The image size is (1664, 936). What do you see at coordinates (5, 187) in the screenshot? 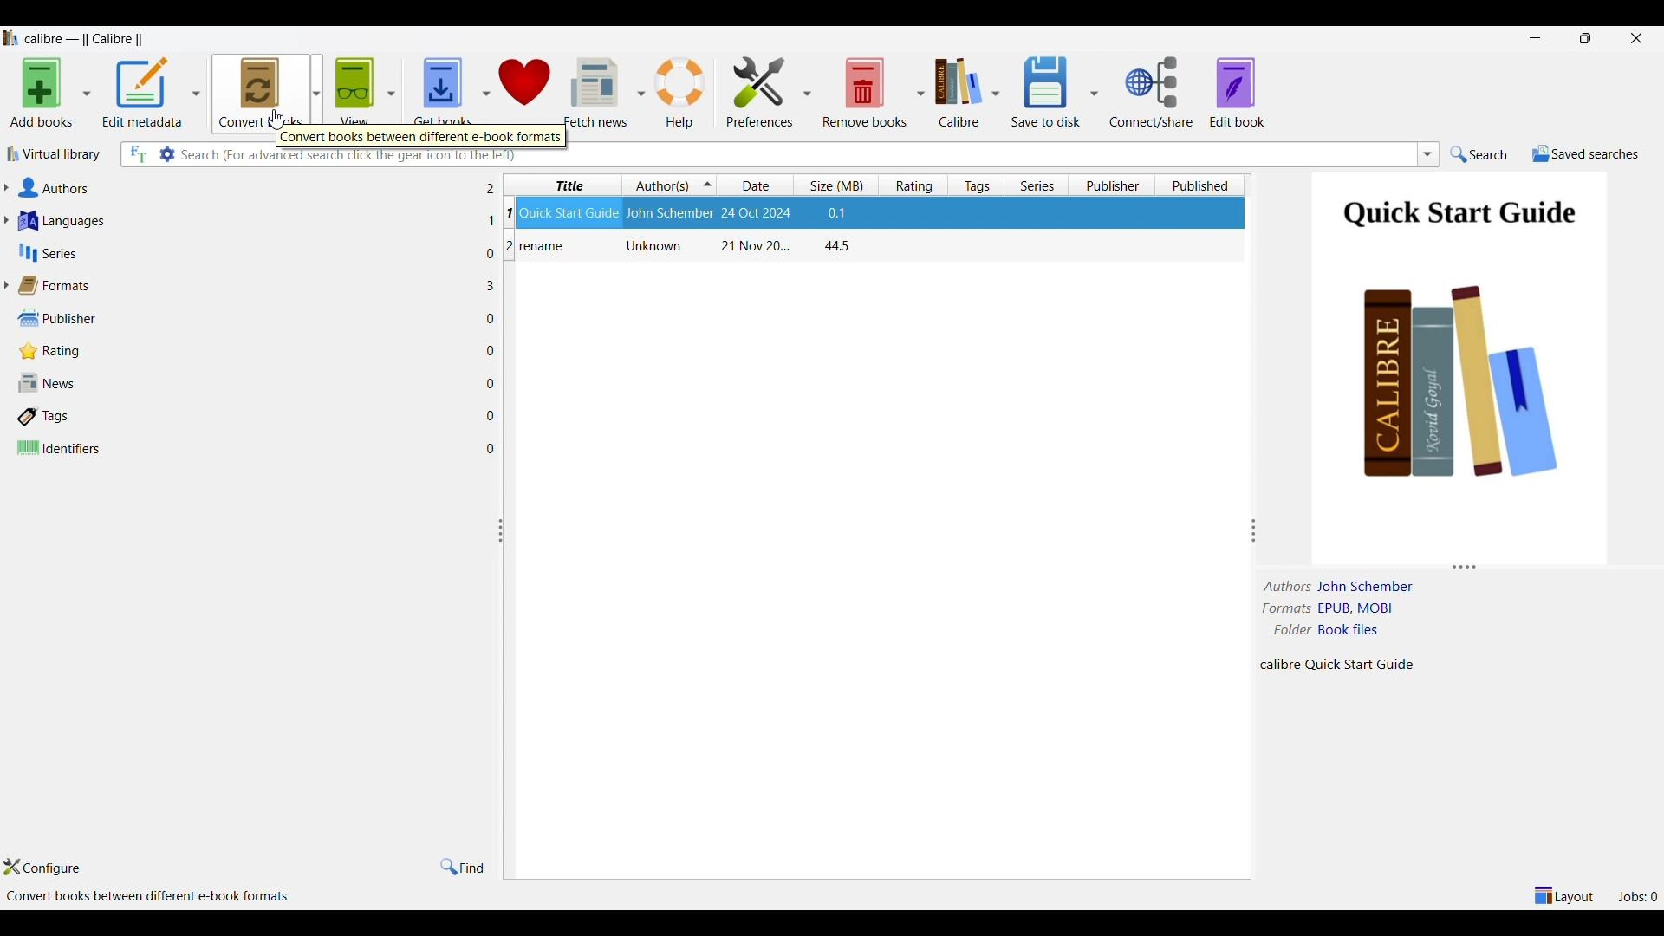
I see `Expand authors` at bounding box center [5, 187].